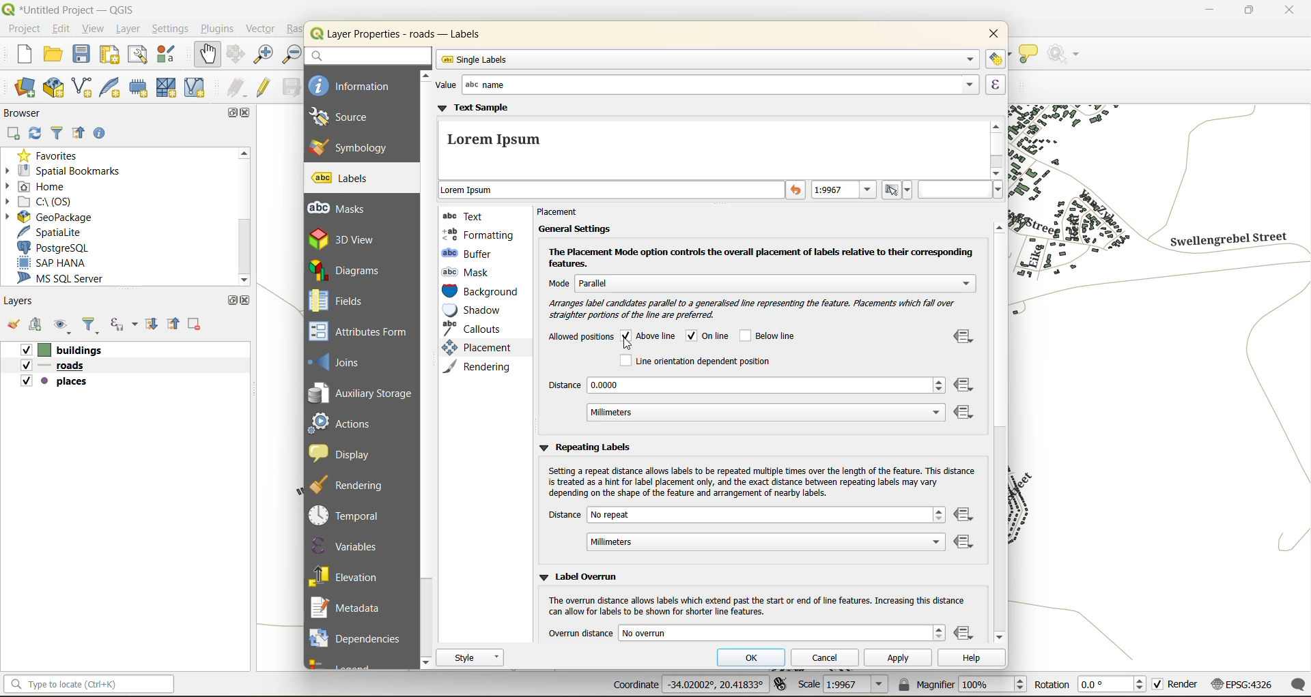 The width and height of the screenshot is (1311, 697). Describe the element at coordinates (688, 685) in the screenshot. I see `coordinates` at that location.